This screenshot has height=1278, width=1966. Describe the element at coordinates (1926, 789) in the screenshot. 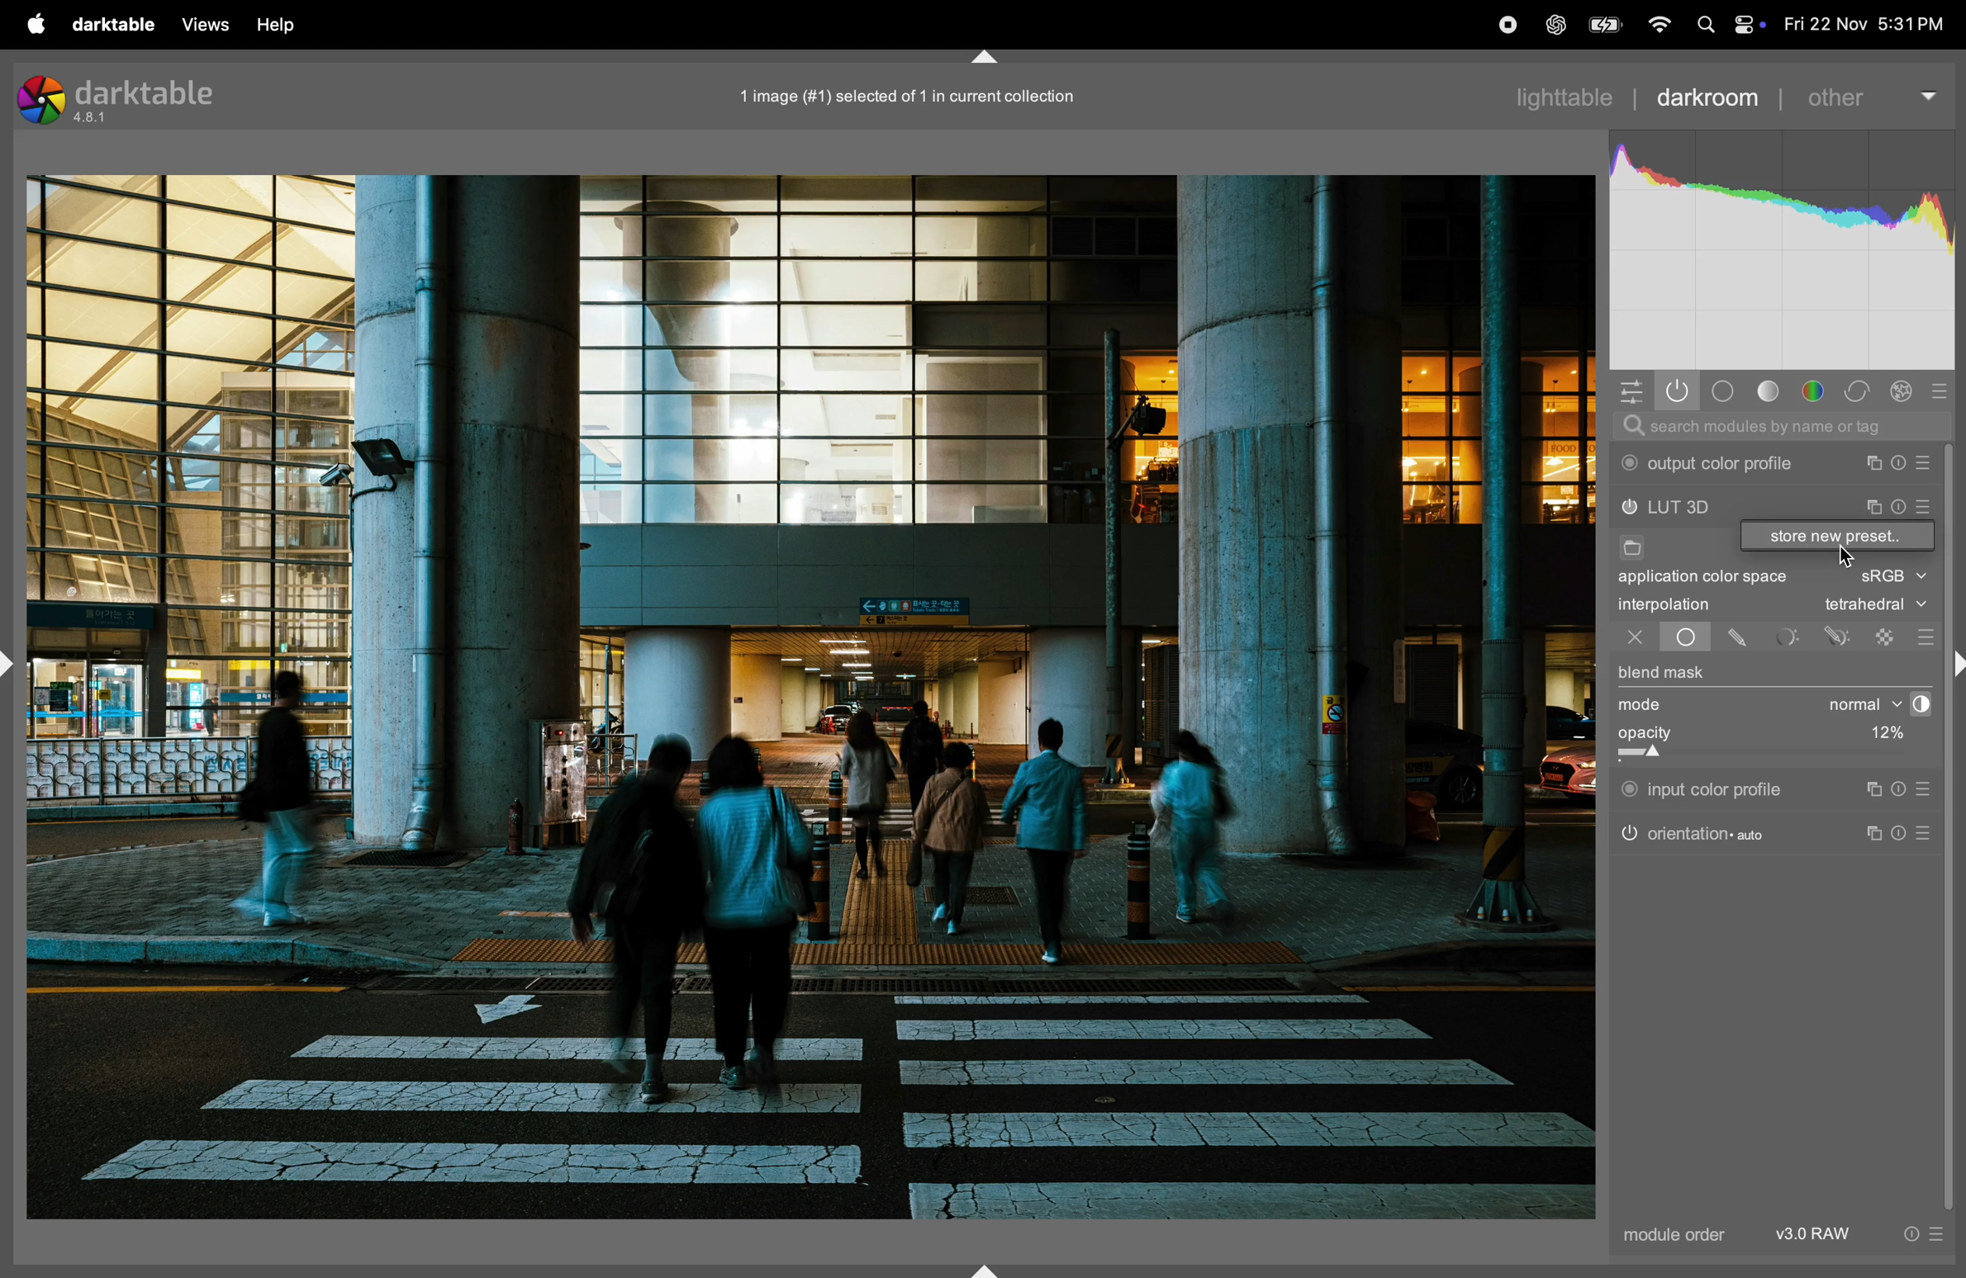

I see `presets` at that location.